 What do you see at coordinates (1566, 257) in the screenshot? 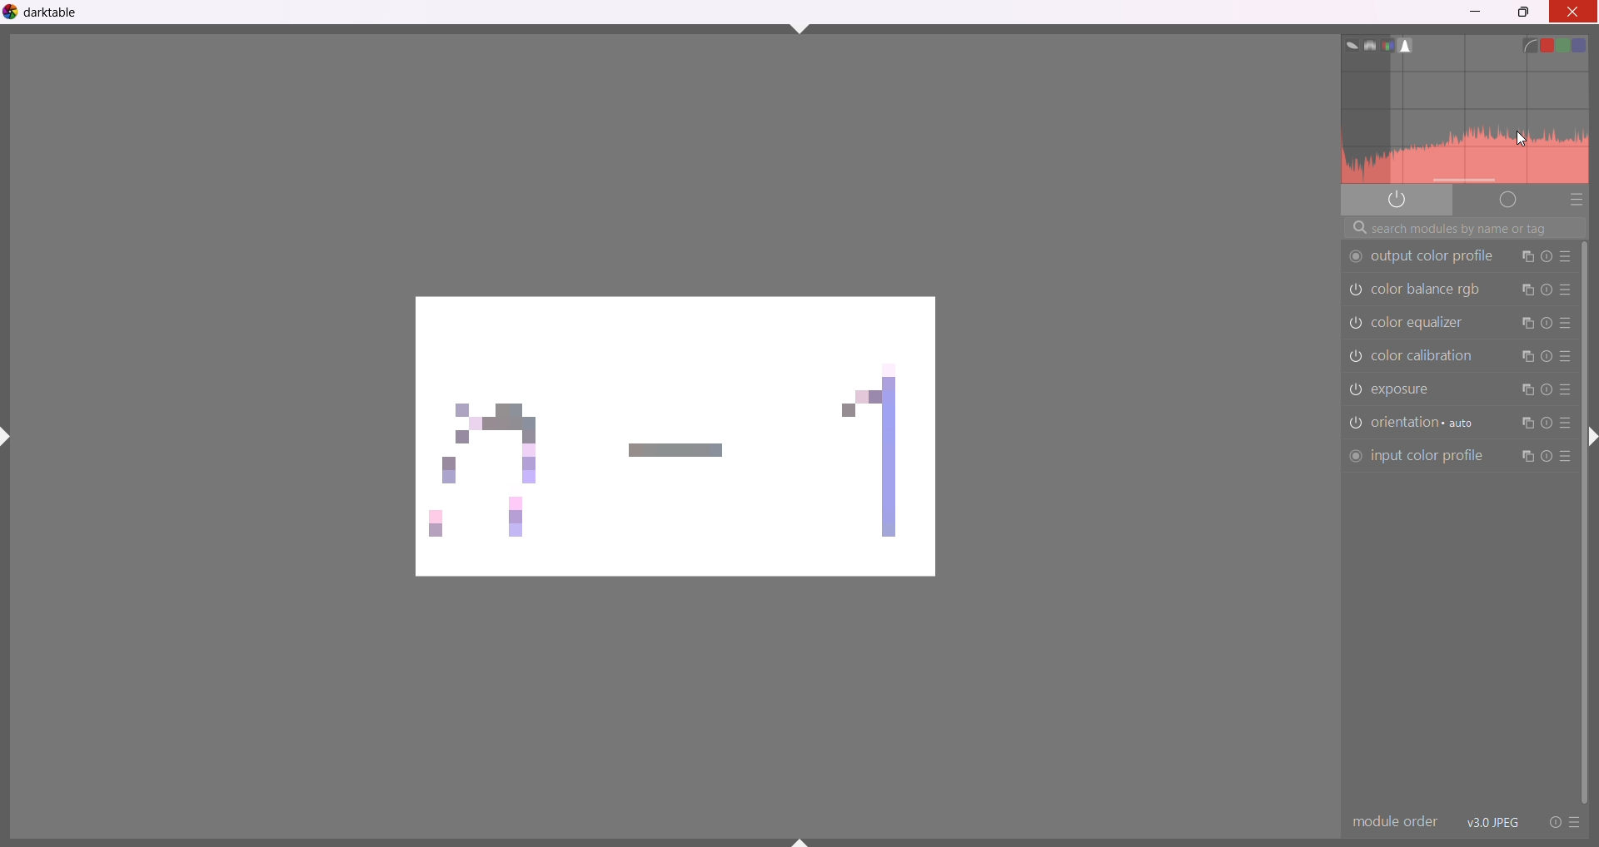
I see `presets` at bounding box center [1566, 257].